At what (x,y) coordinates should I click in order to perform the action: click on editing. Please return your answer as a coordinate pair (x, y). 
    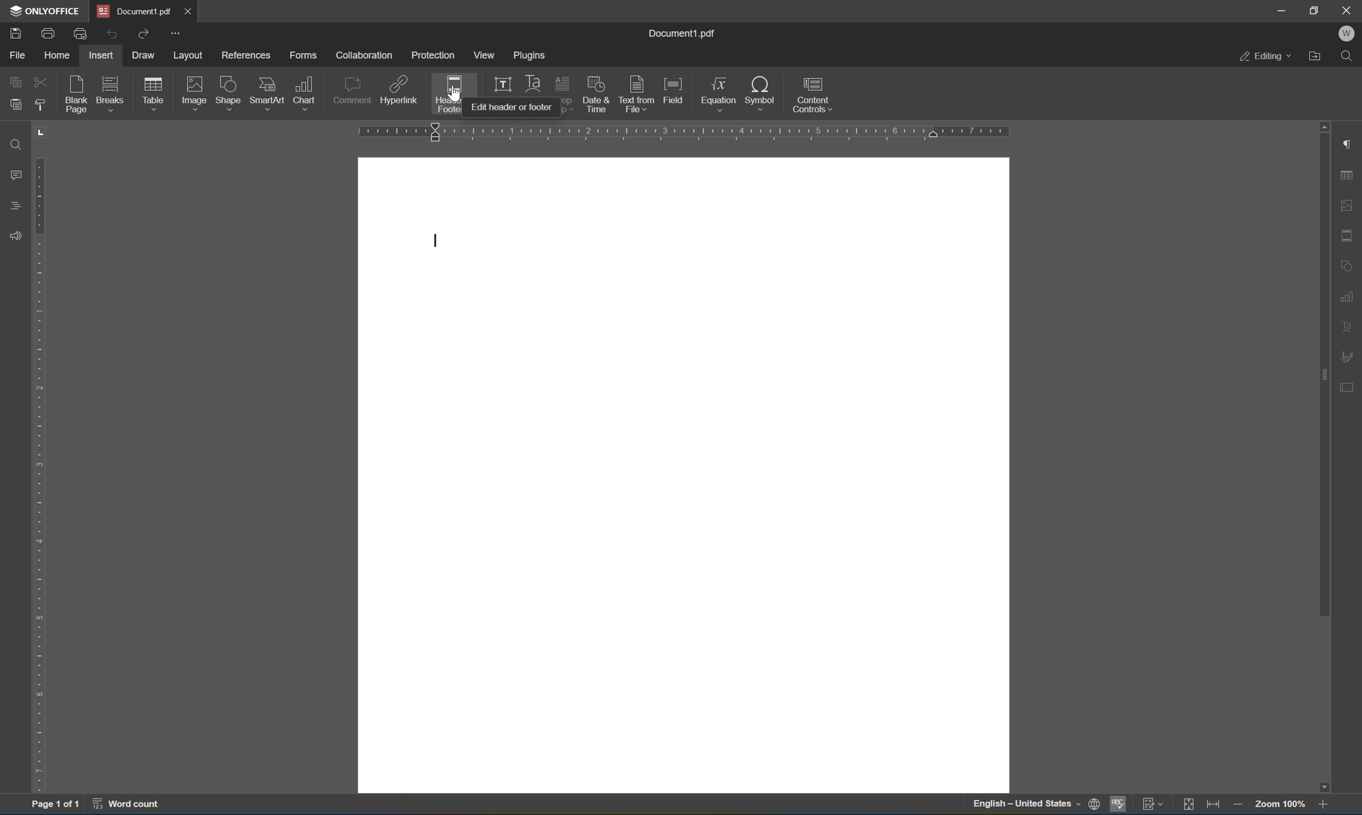
    Looking at the image, I should click on (1265, 55).